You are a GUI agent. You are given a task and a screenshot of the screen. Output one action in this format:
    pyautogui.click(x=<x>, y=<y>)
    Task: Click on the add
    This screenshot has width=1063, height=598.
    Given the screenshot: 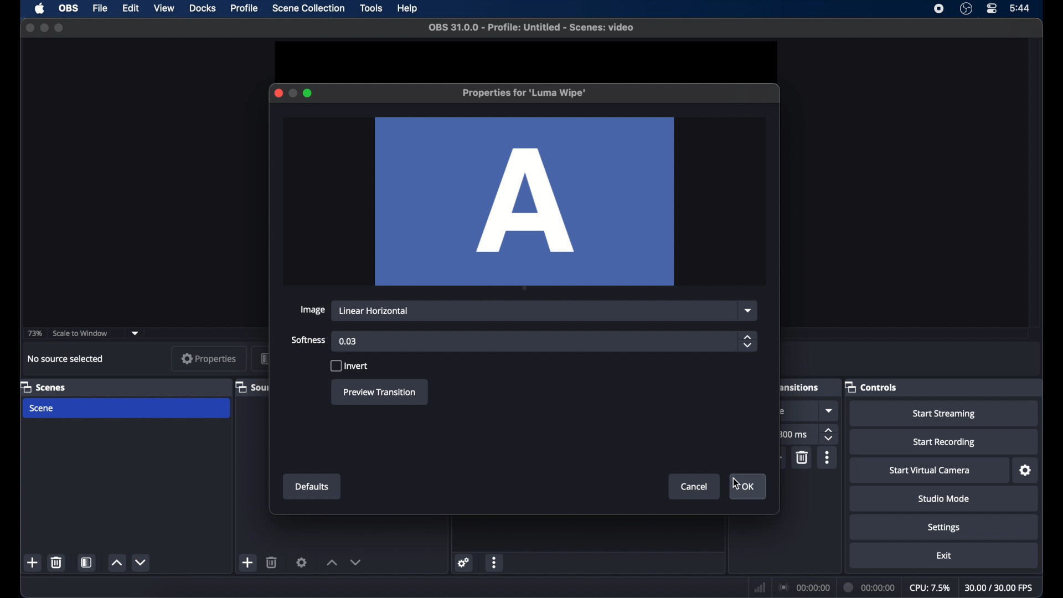 What is the action you would take?
    pyautogui.click(x=248, y=562)
    